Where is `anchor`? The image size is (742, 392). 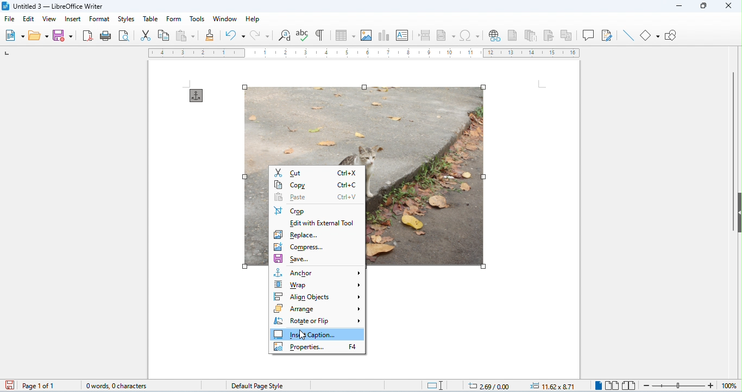 anchor is located at coordinates (318, 273).